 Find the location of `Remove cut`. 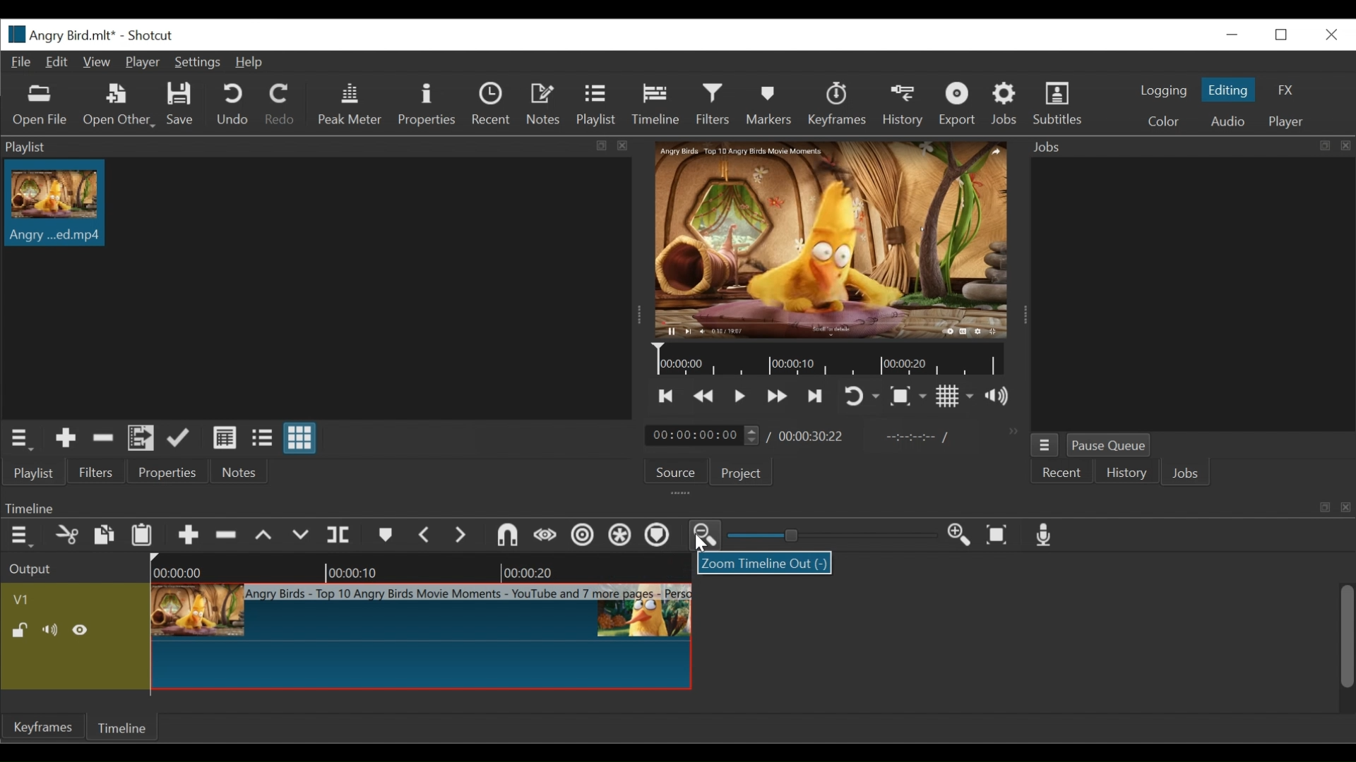

Remove cut is located at coordinates (101, 438).